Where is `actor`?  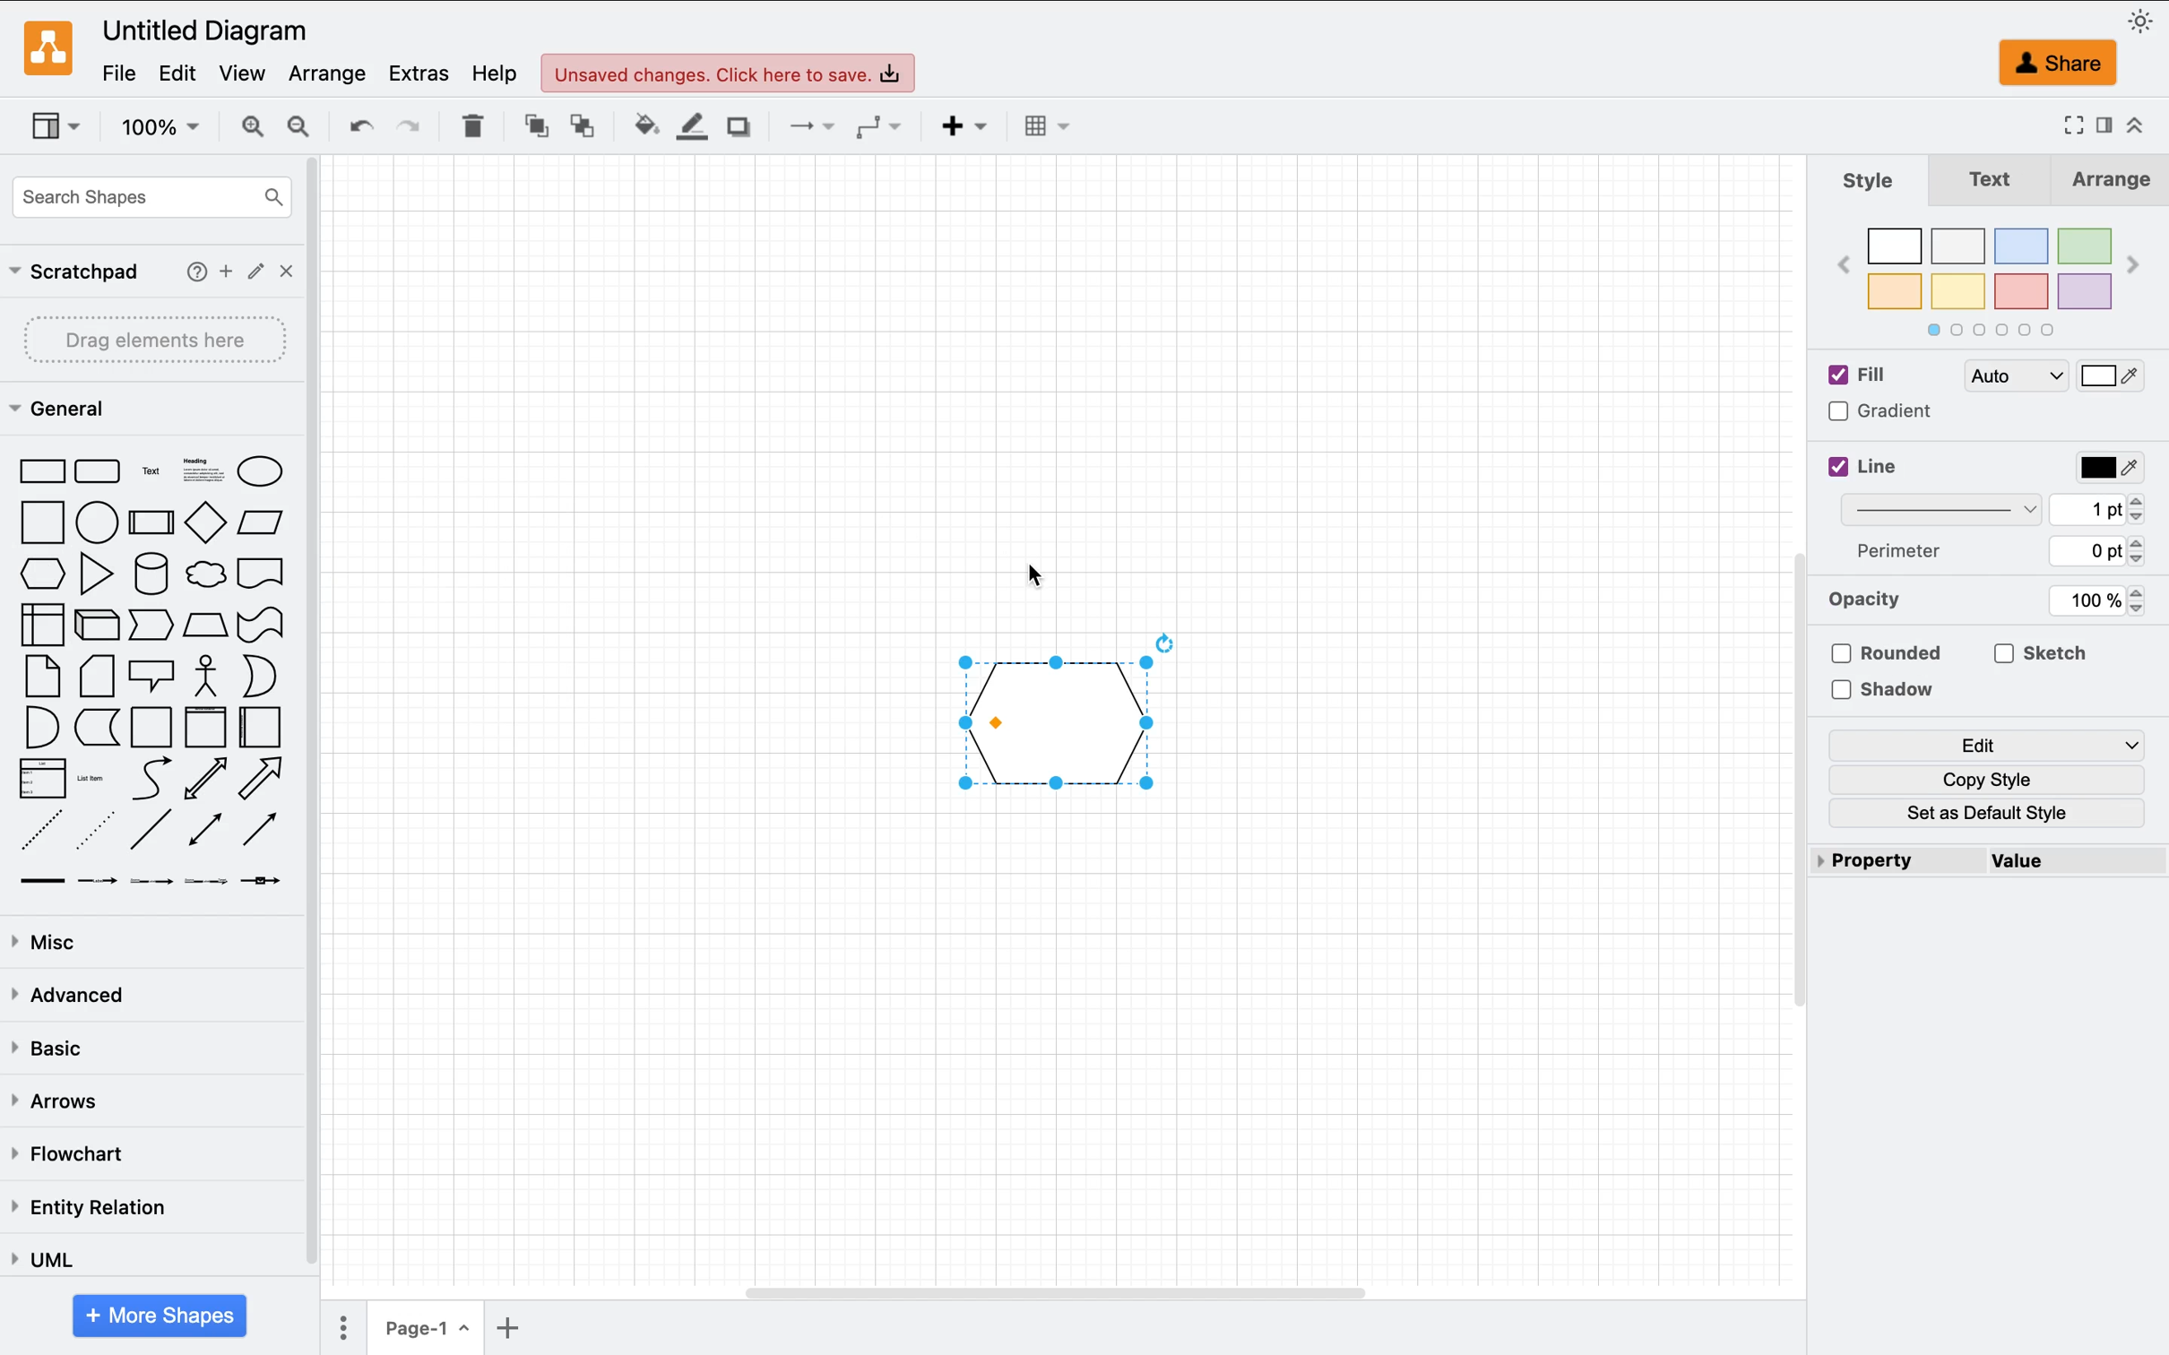
actor is located at coordinates (210, 677).